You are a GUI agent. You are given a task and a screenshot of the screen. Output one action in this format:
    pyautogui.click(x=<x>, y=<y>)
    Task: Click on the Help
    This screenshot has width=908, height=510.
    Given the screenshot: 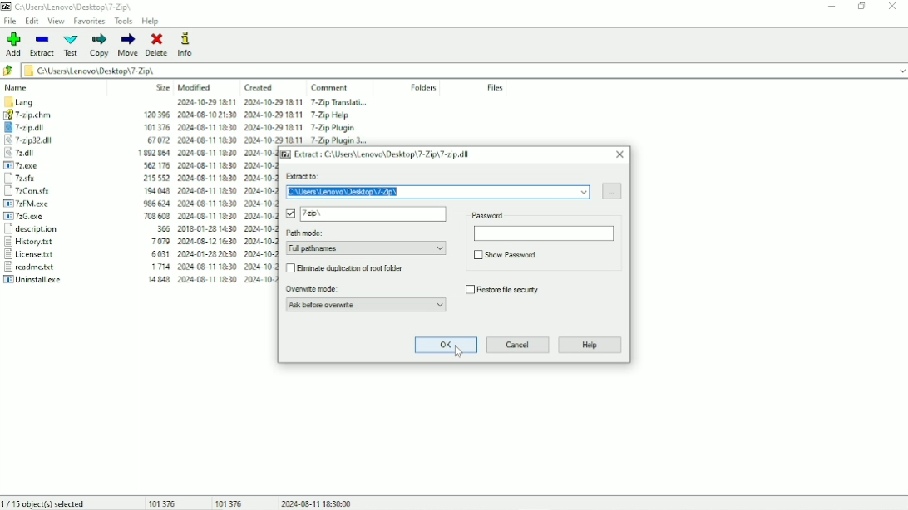 What is the action you would take?
    pyautogui.click(x=591, y=346)
    